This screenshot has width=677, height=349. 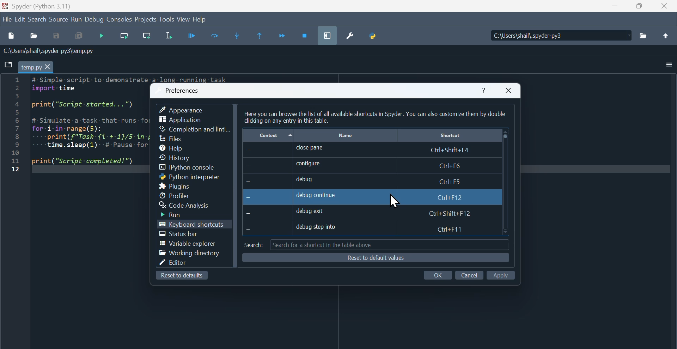 I want to click on save all, so click(x=79, y=36).